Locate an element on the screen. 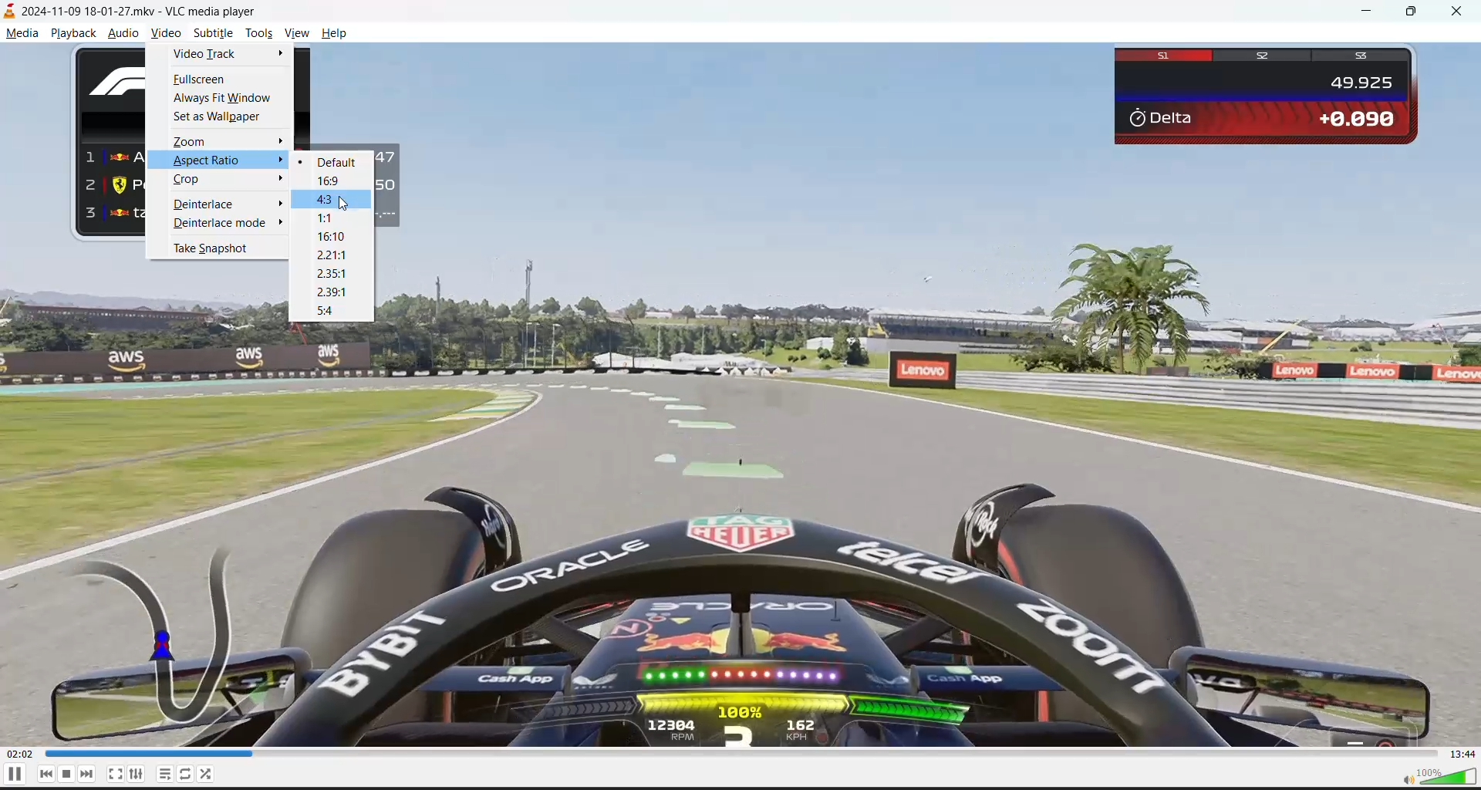 This screenshot has width=1481, height=790. 16:10 is located at coordinates (333, 236).